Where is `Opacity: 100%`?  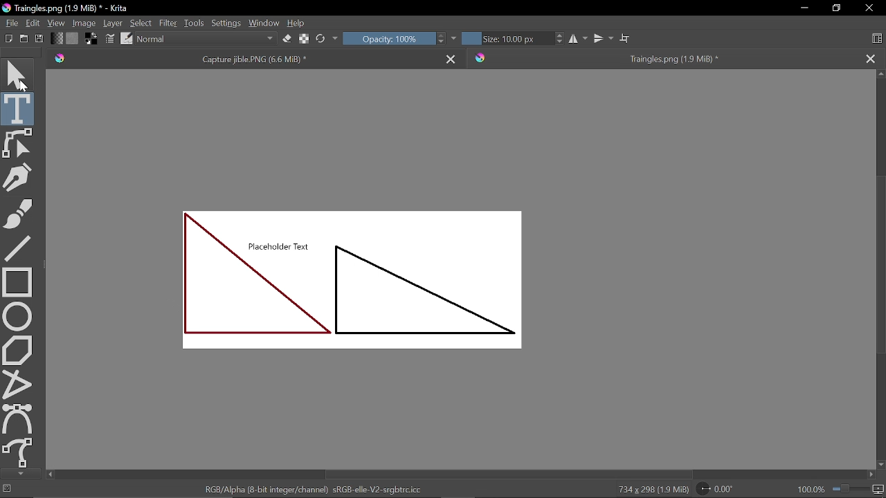
Opacity: 100% is located at coordinates (388, 39).